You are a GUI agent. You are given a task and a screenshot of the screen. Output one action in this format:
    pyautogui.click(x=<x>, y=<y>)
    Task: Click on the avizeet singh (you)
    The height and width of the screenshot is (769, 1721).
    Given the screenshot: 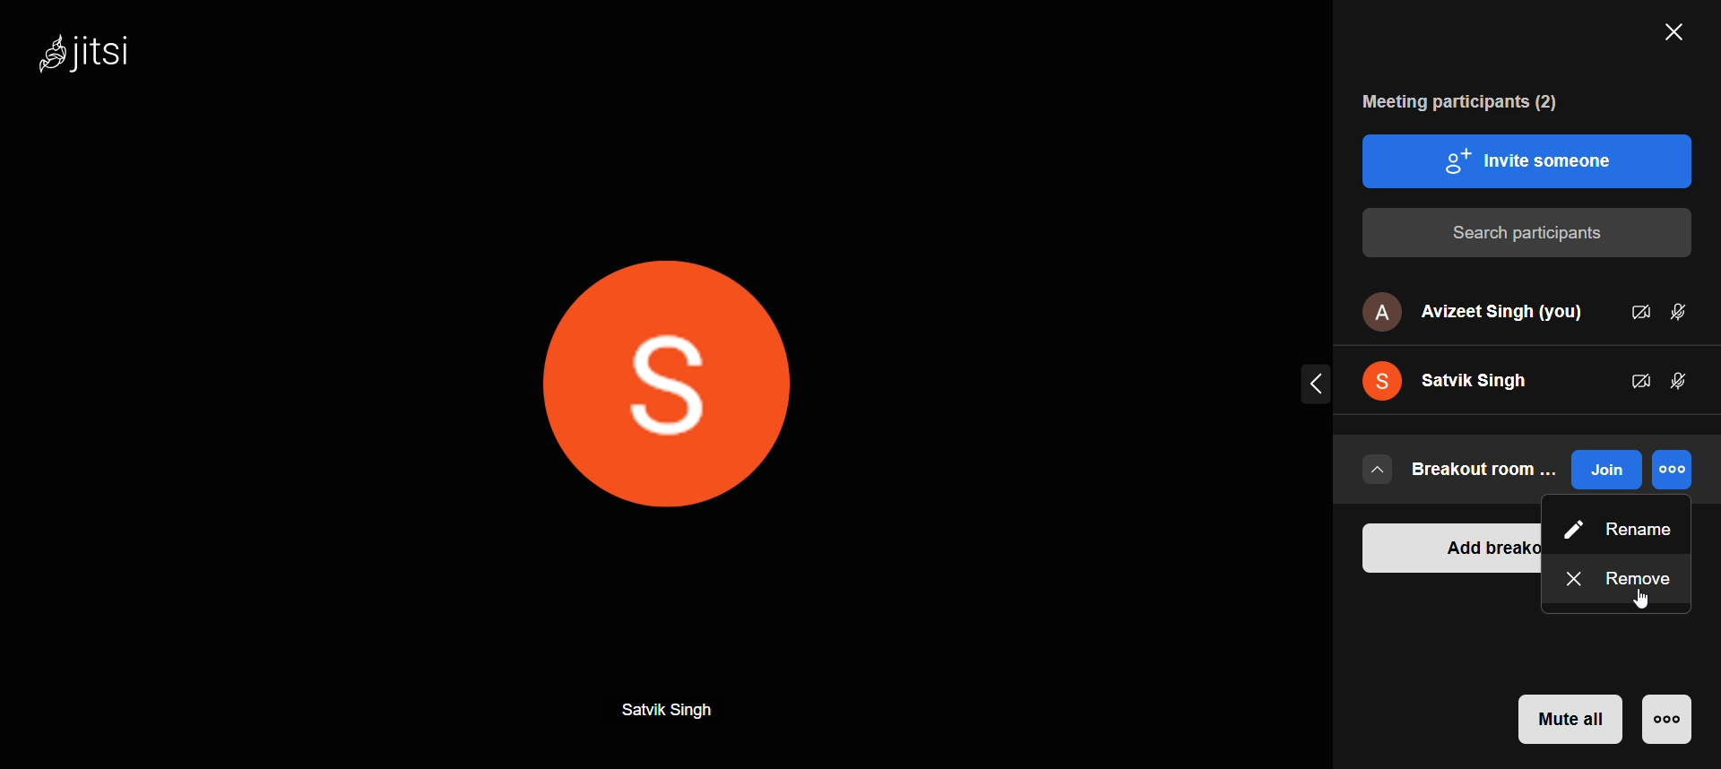 What is the action you would take?
    pyautogui.click(x=1471, y=312)
    